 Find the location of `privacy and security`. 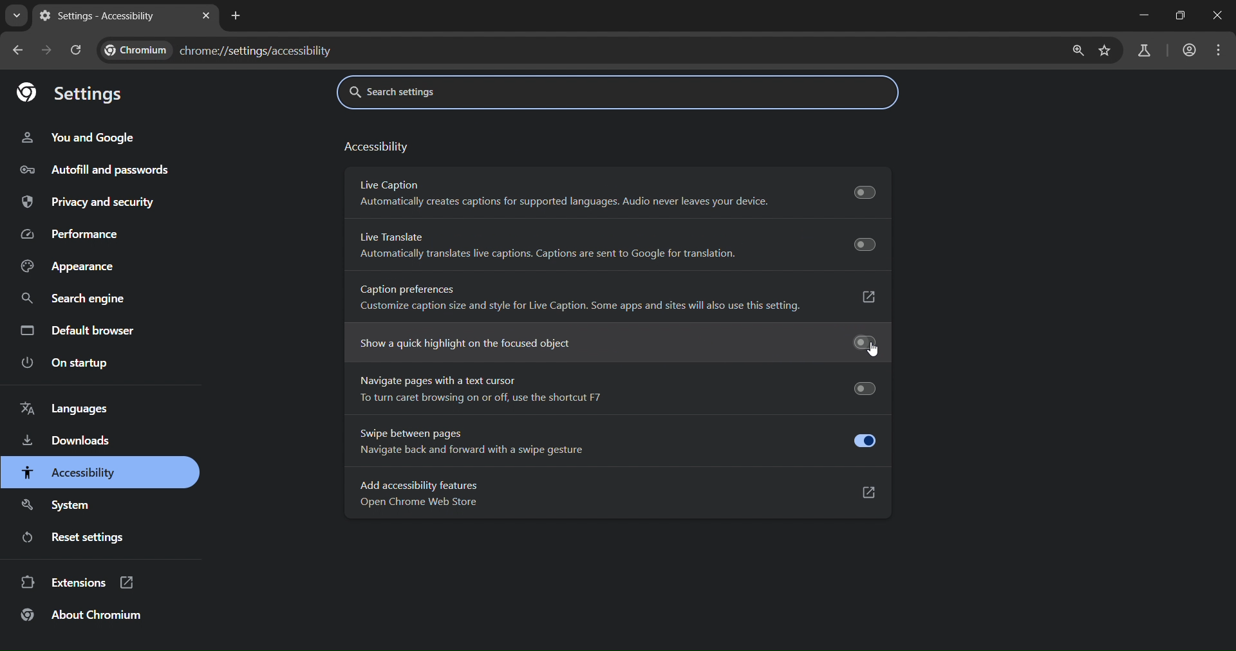

privacy and security is located at coordinates (87, 204).